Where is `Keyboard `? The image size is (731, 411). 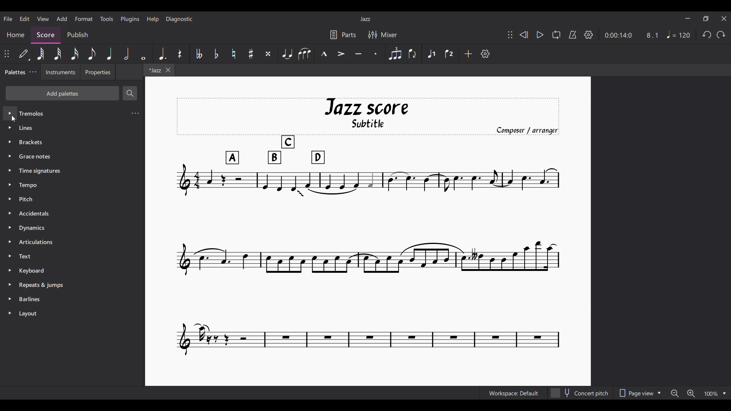
Keyboard  is located at coordinates (72, 271).